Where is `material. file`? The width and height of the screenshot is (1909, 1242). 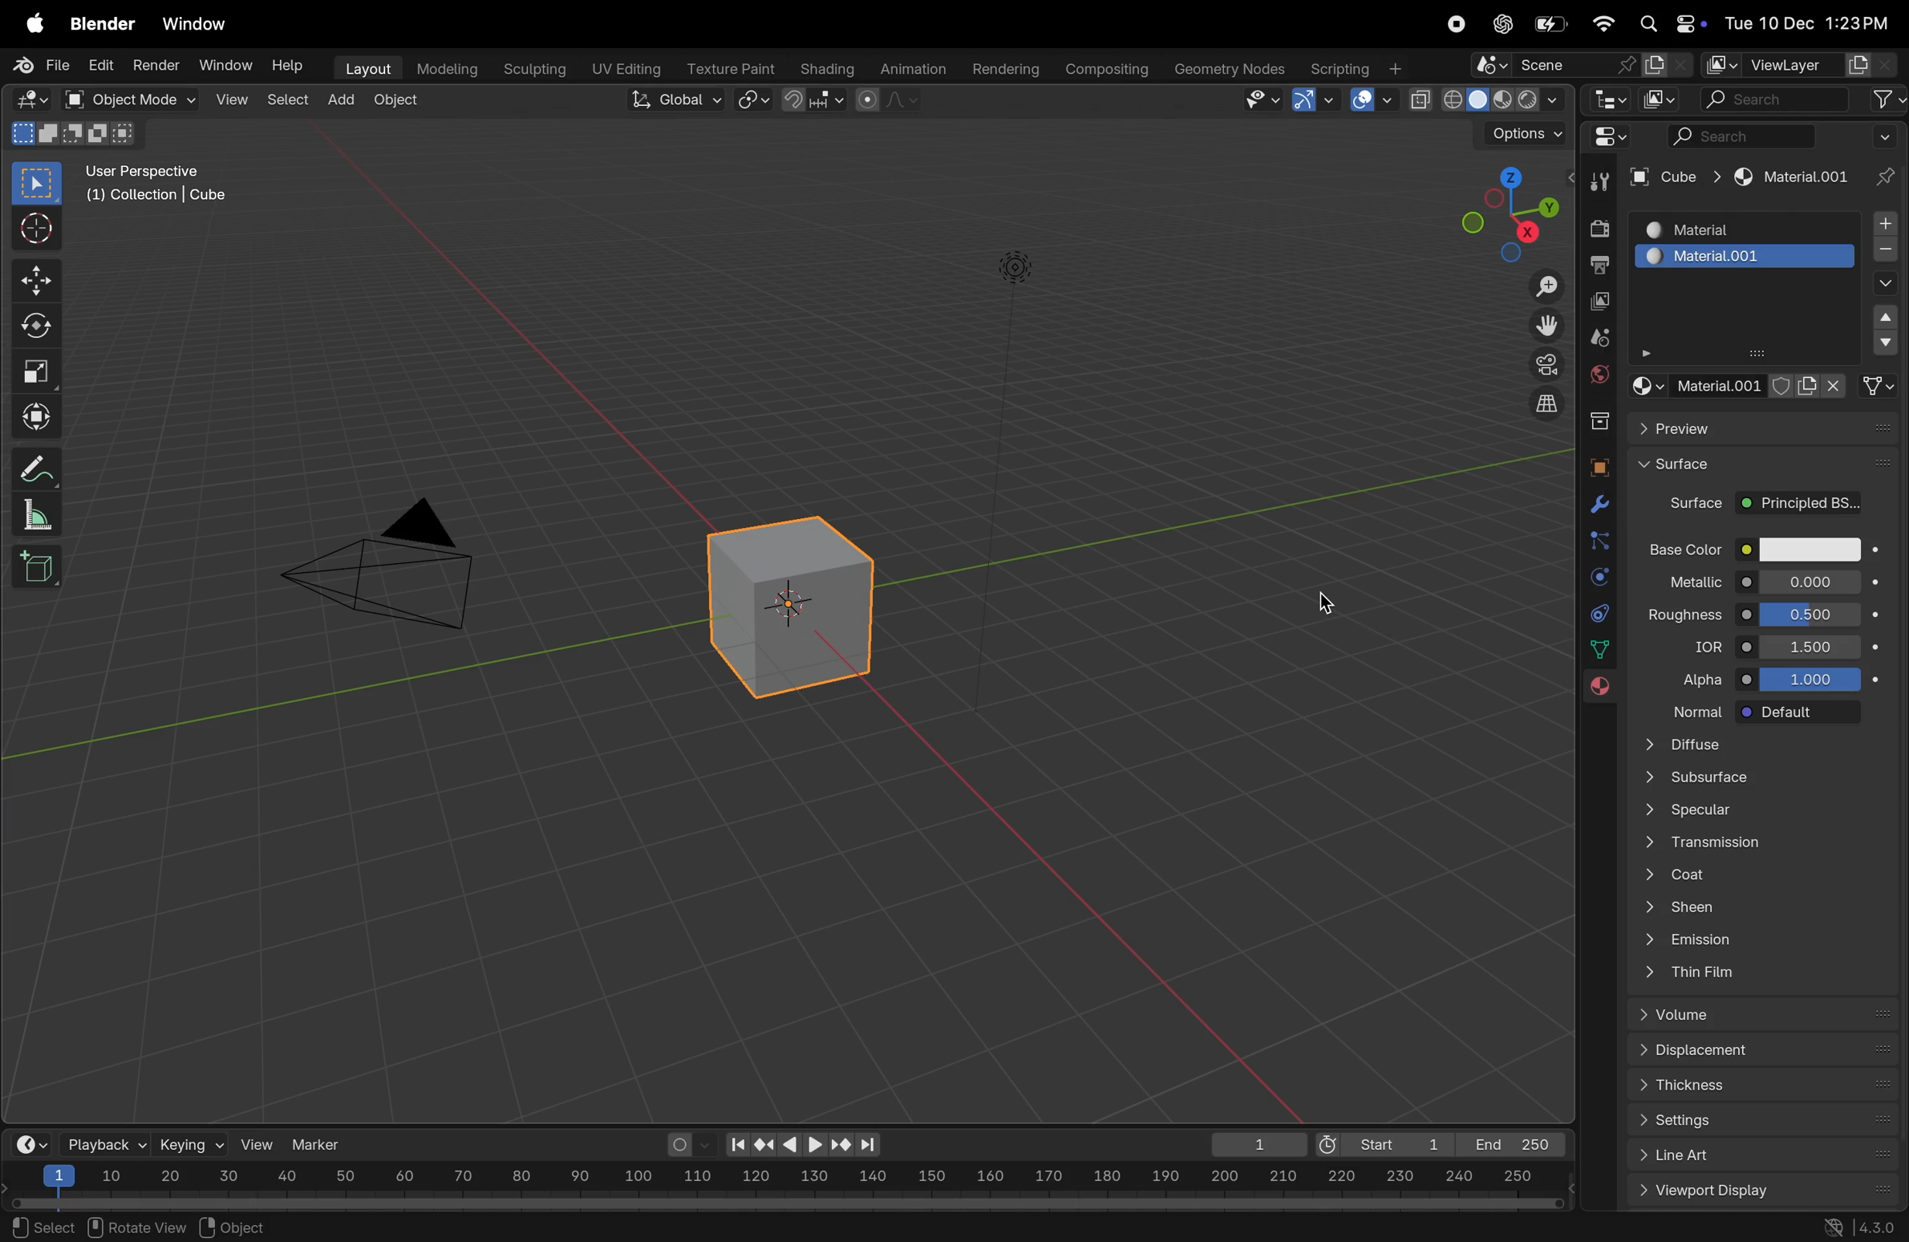
material. file is located at coordinates (1754, 384).